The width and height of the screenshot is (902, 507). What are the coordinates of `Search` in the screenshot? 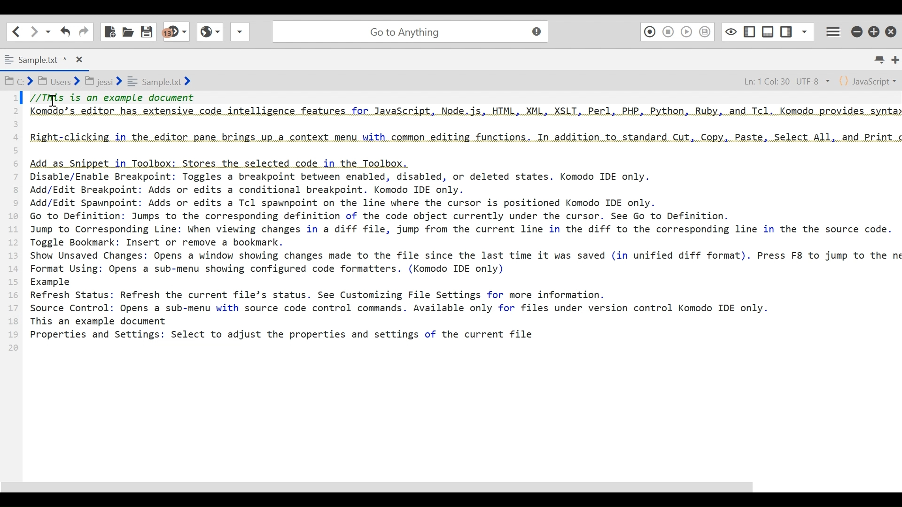 It's located at (408, 30).